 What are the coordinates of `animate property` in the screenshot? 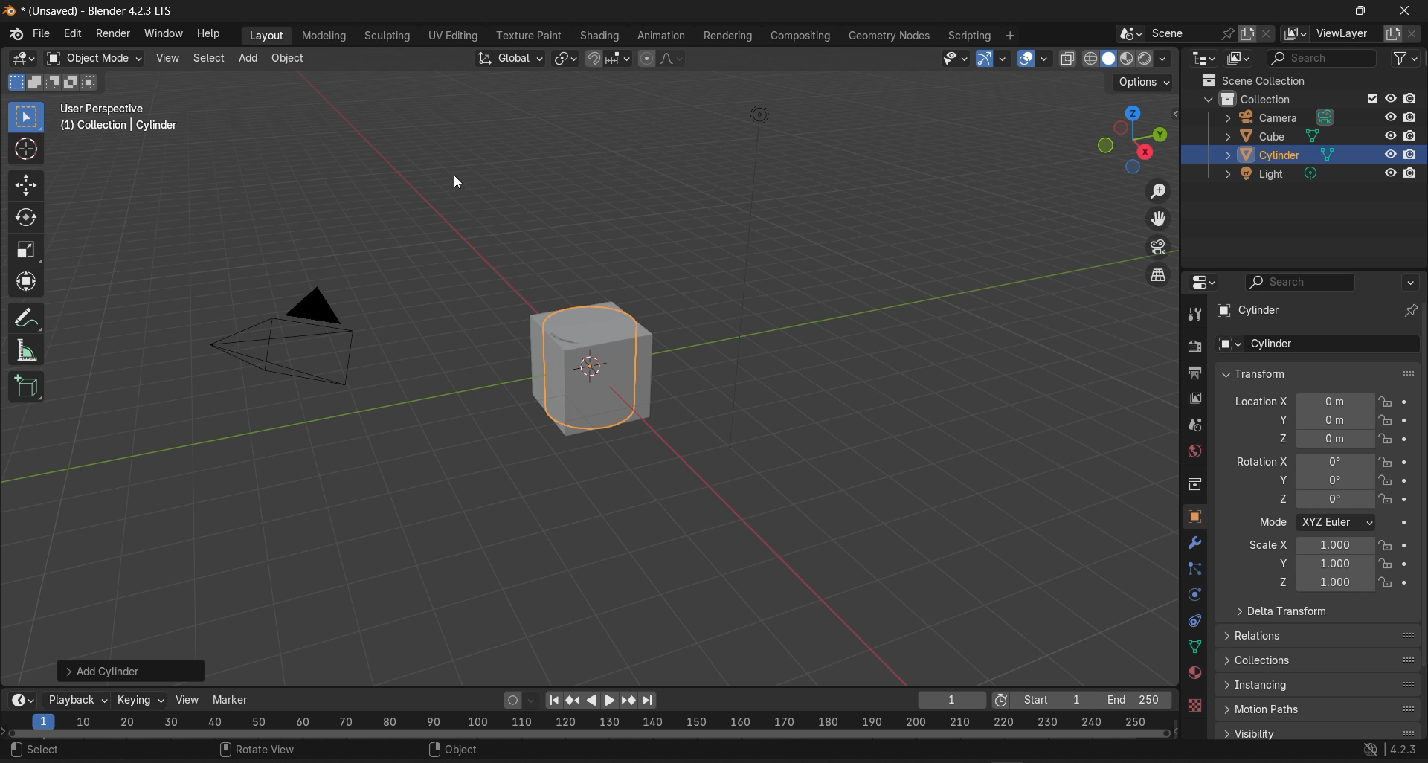 It's located at (1406, 561).